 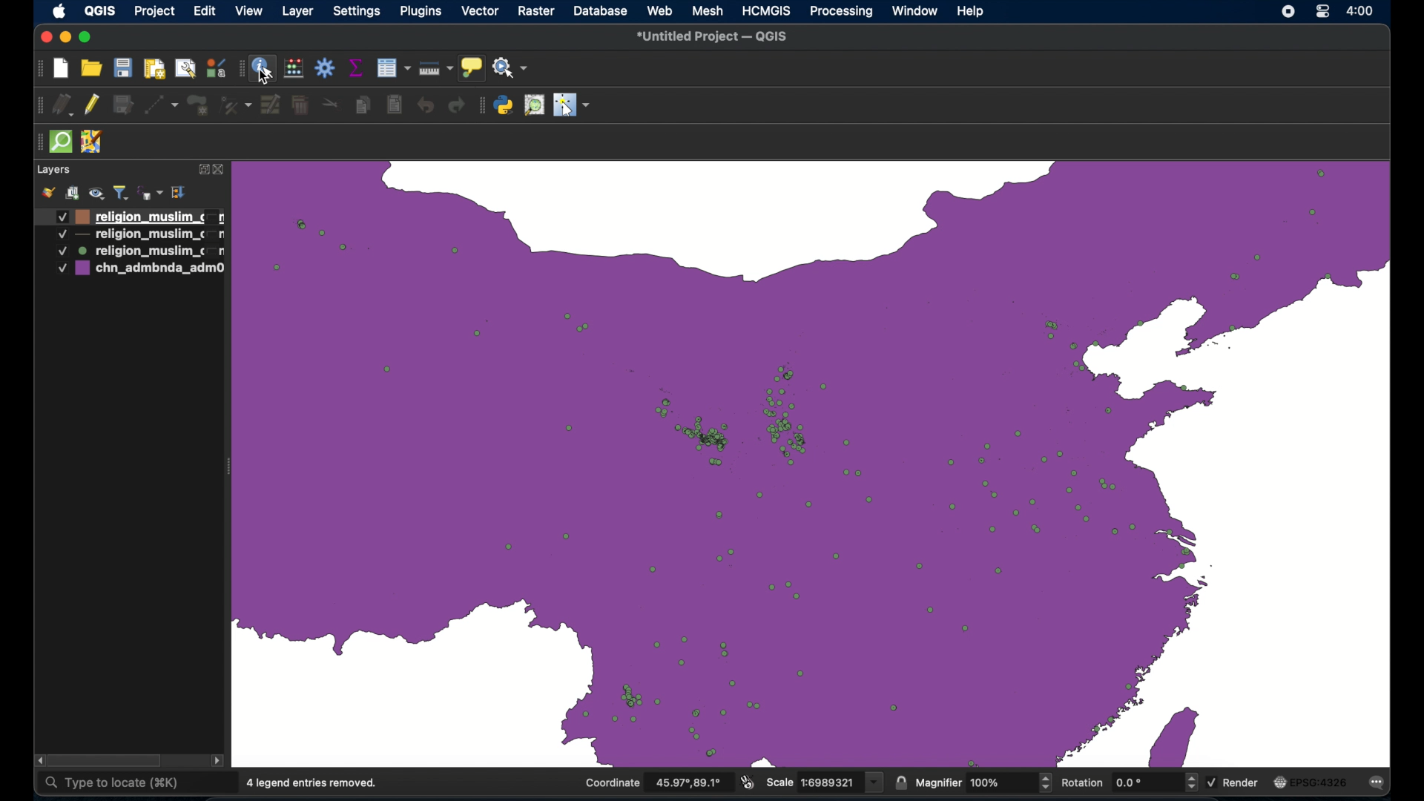 I want to click on mesh, so click(x=708, y=10).